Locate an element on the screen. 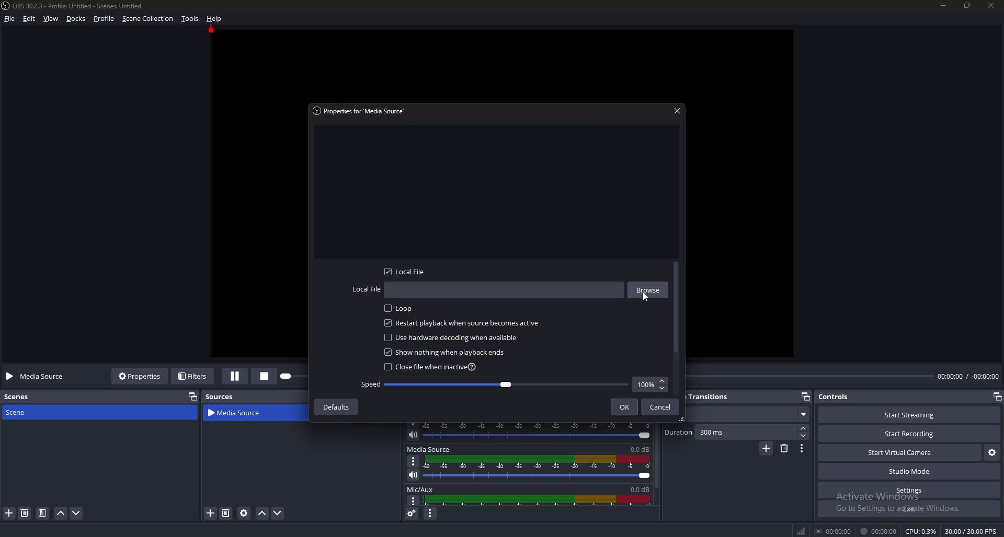 Image resolution: width=1004 pixels, height=537 pixels. Delete sources is located at coordinates (226, 513).